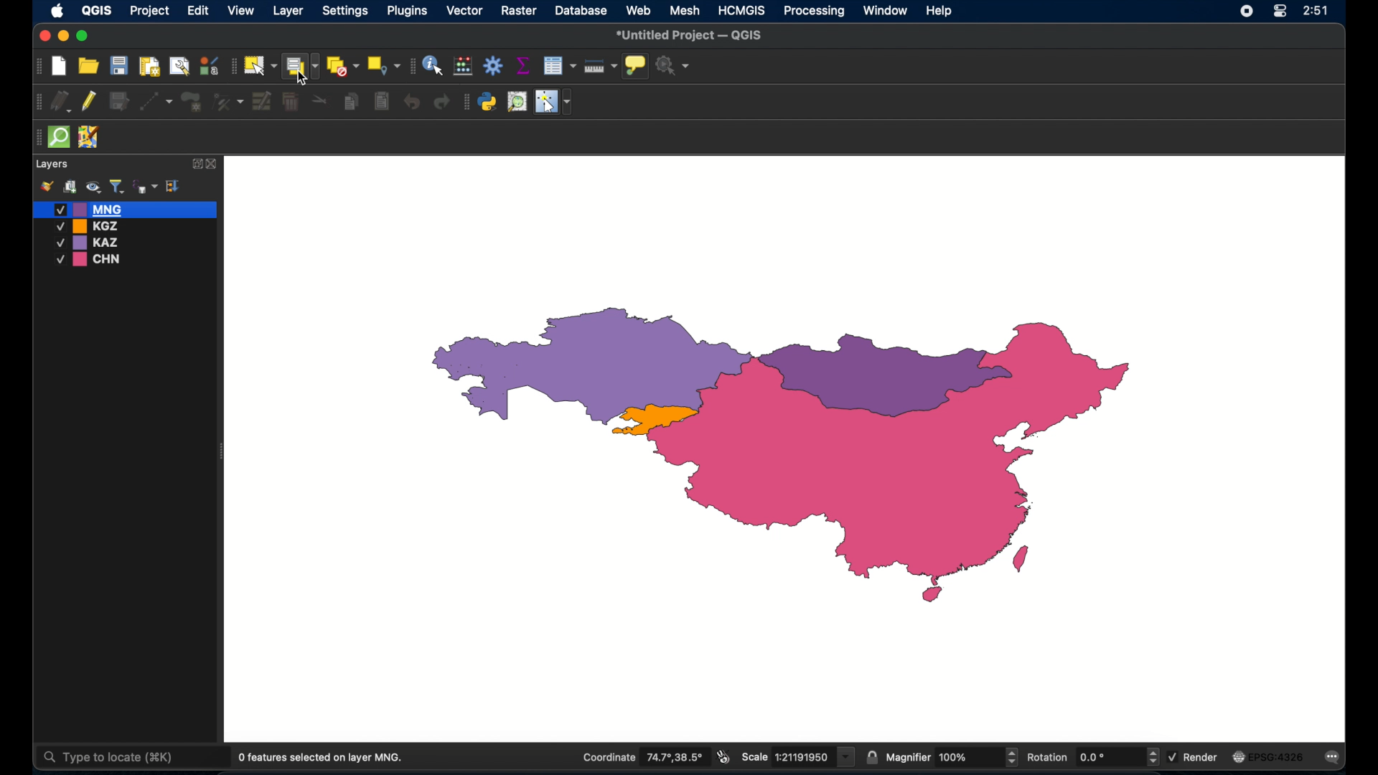 This screenshot has height=775, width=1378. I want to click on add polygon feature, so click(193, 100).